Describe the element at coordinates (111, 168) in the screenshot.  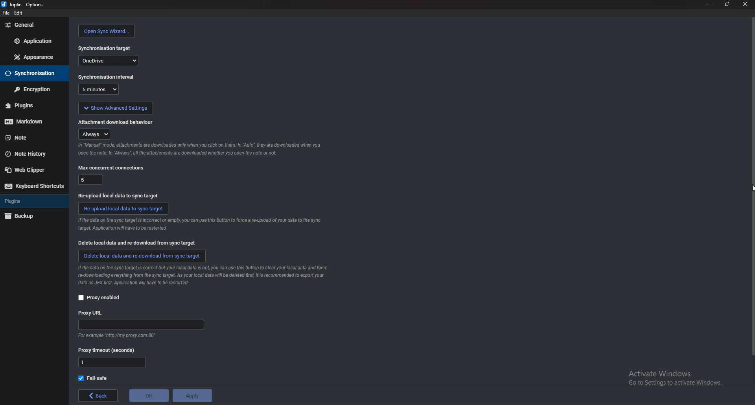
I see `max concurrent connections` at that location.